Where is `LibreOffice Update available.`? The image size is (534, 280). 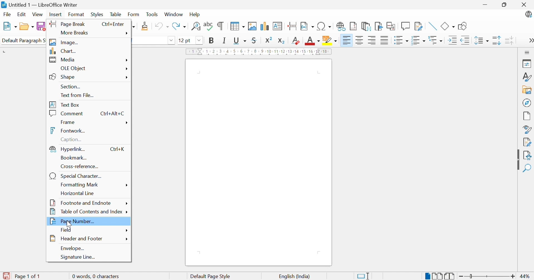 LibreOffice Update available. is located at coordinates (528, 14).